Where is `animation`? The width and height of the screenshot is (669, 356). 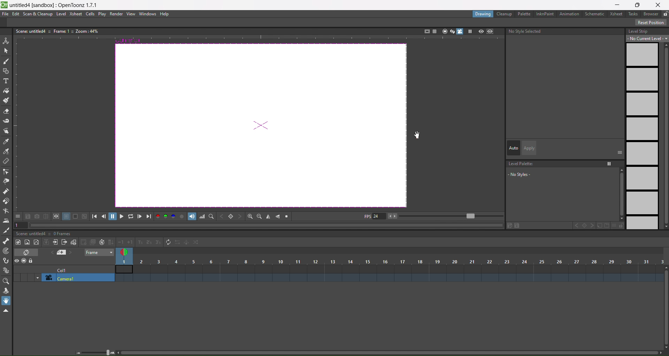
animation is located at coordinates (571, 14).